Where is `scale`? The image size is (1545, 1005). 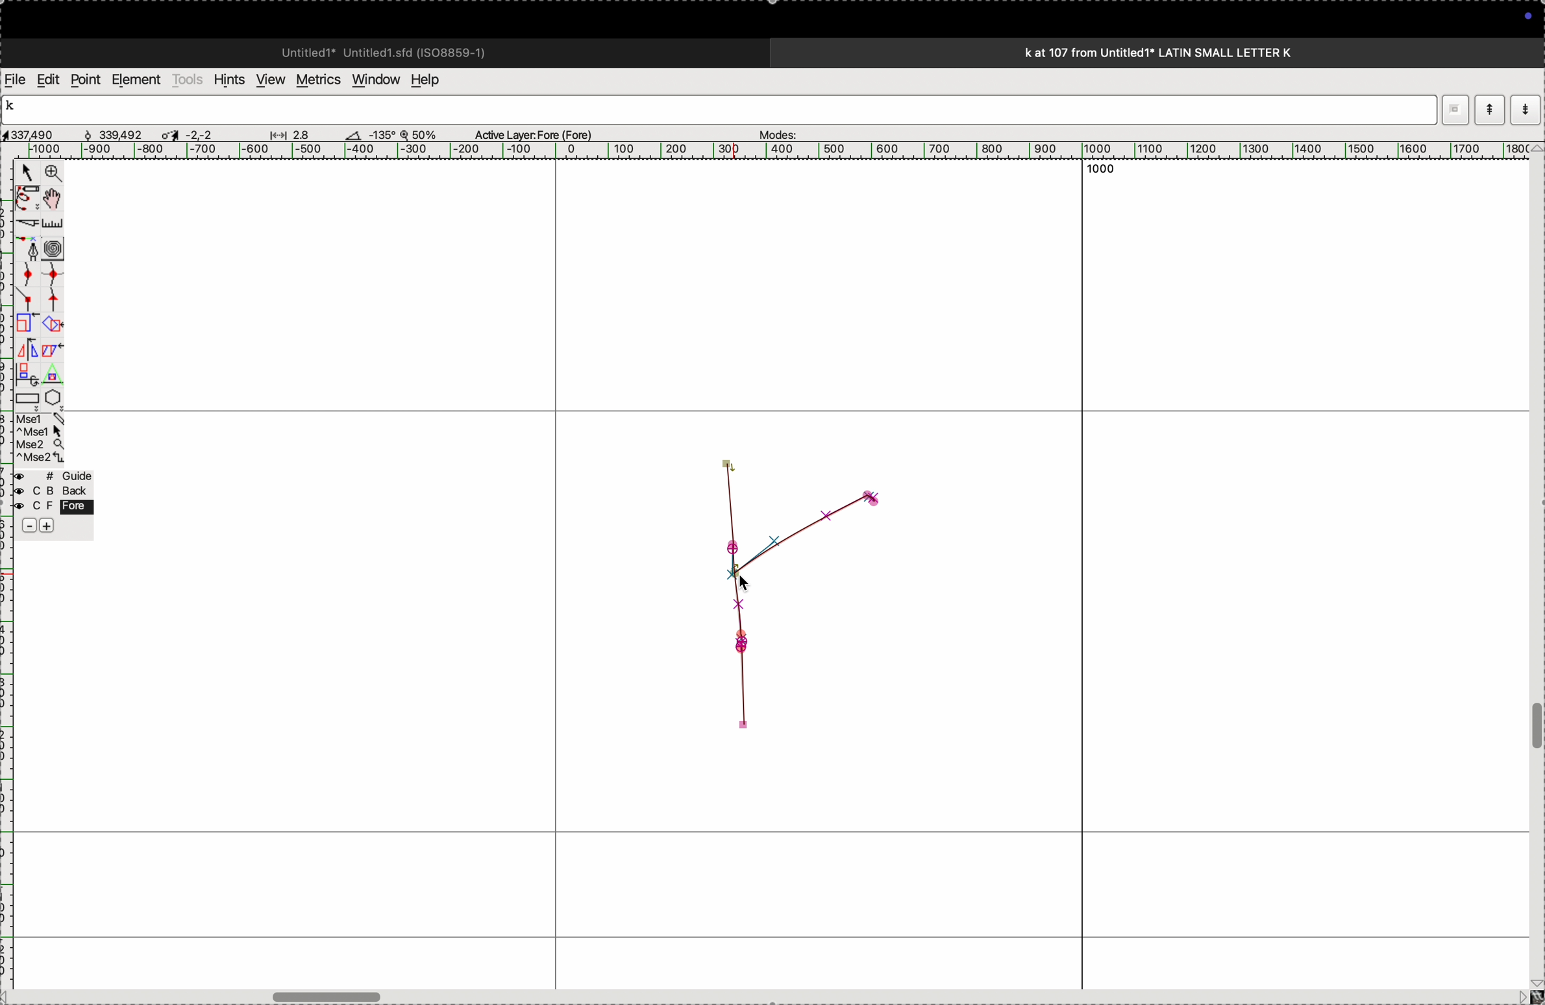 scale is located at coordinates (55, 223).